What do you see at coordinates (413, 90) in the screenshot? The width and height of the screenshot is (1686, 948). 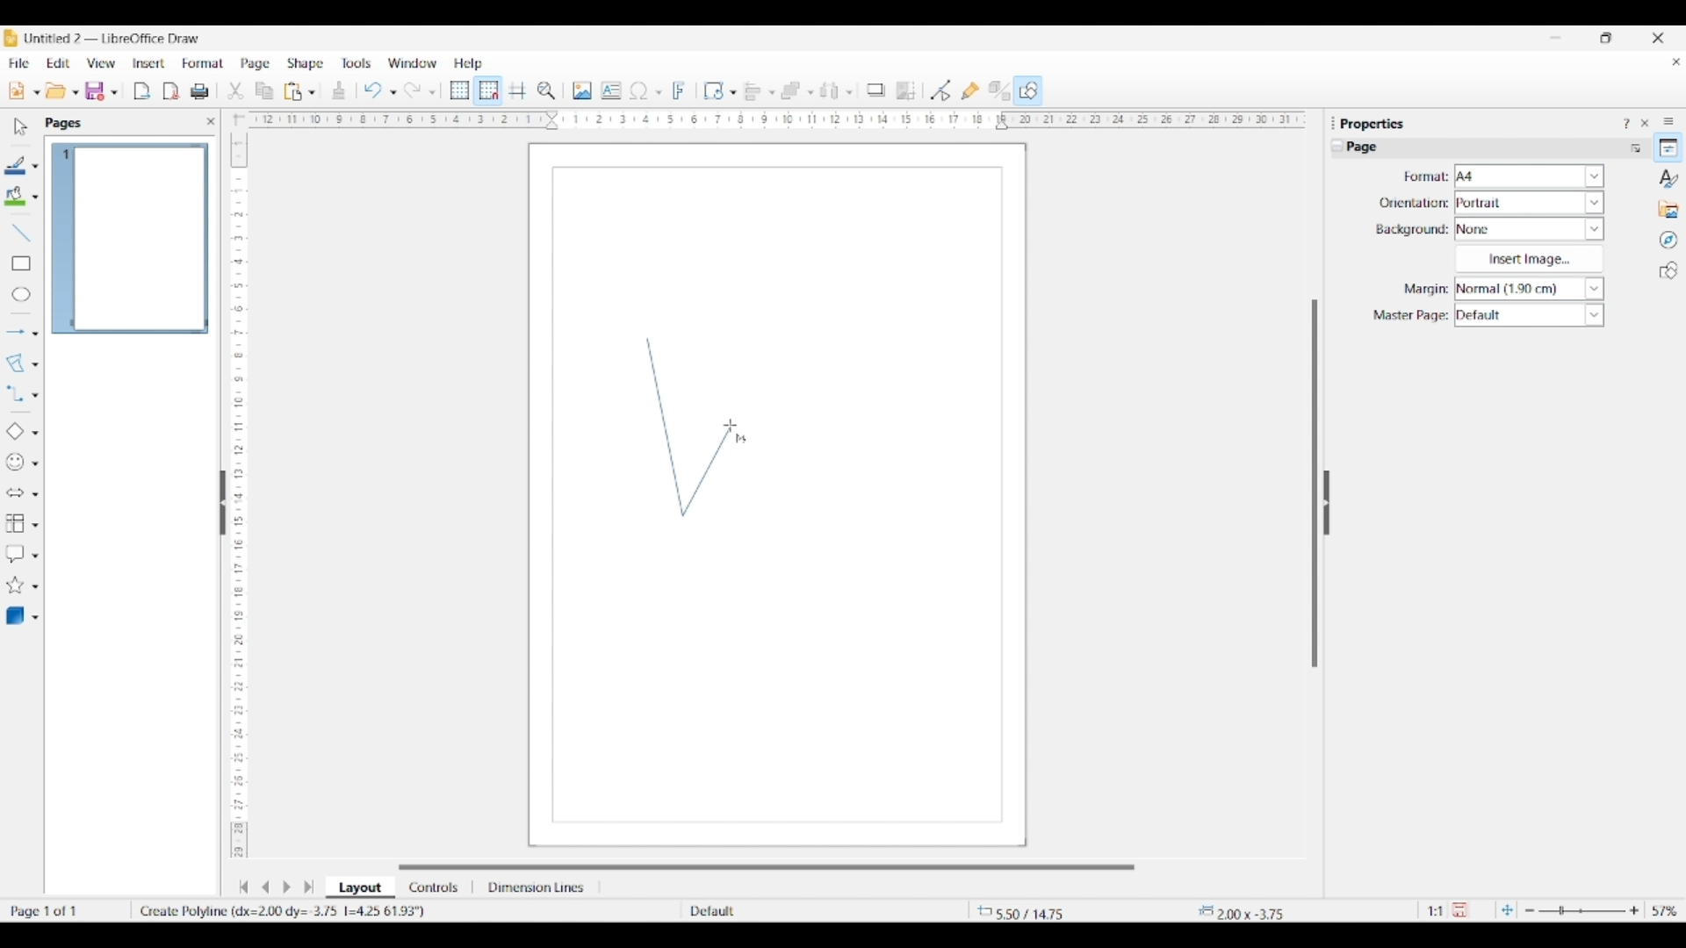 I see `Redo last action` at bounding box center [413, 90].